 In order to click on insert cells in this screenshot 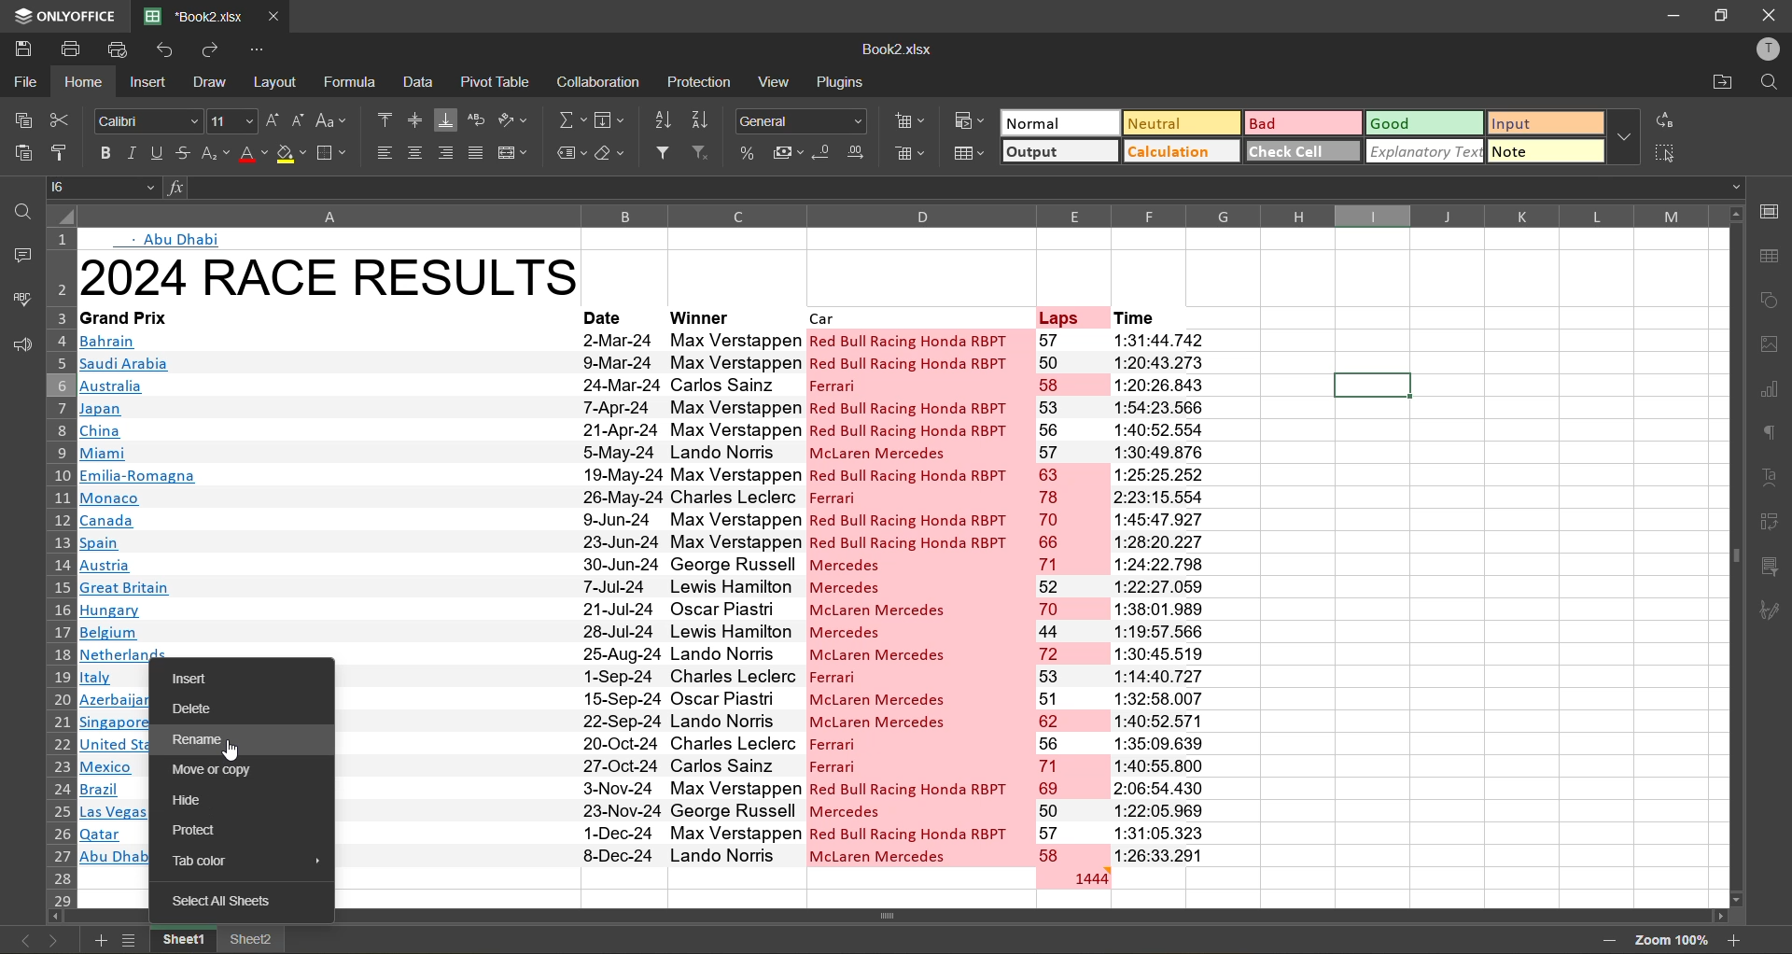, I will do `click(910, 122)`.